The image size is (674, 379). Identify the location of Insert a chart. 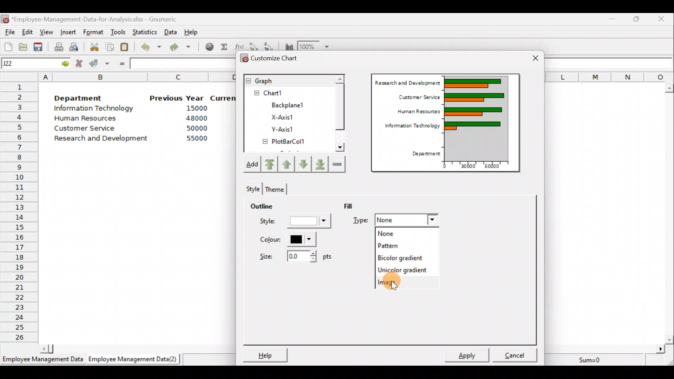
(288, 46).